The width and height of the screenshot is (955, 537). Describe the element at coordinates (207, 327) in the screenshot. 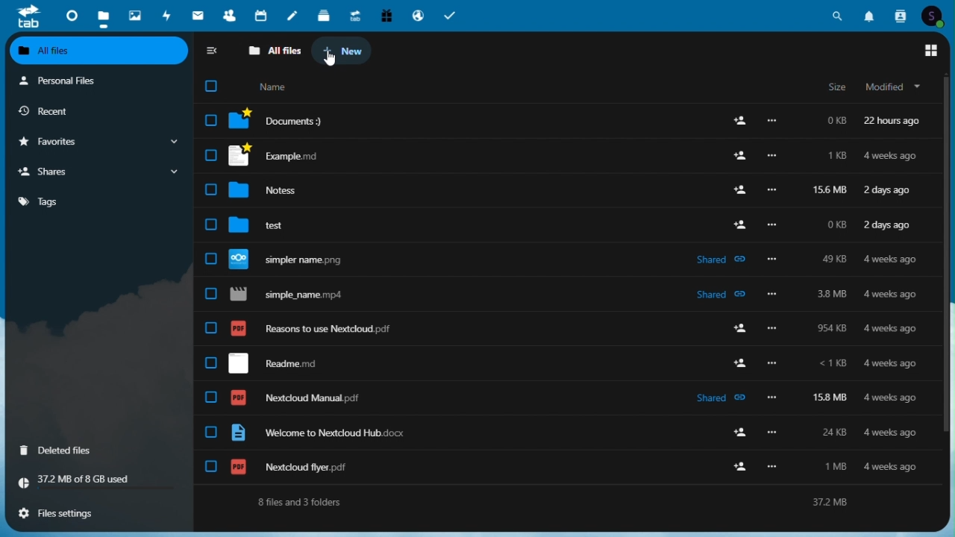

I see `check box` at that location.